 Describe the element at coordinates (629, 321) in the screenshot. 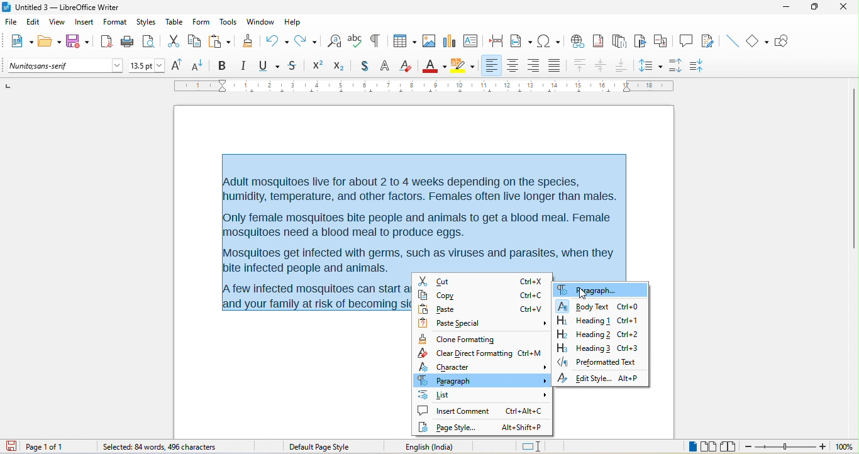

I see `shortcut key` at that location.